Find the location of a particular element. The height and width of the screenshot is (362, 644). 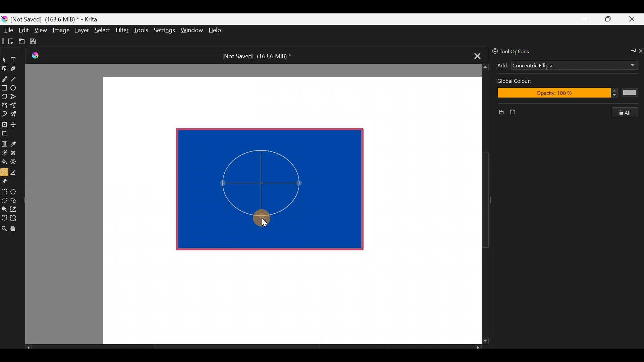

Edit is located at coordinates (23, 31).